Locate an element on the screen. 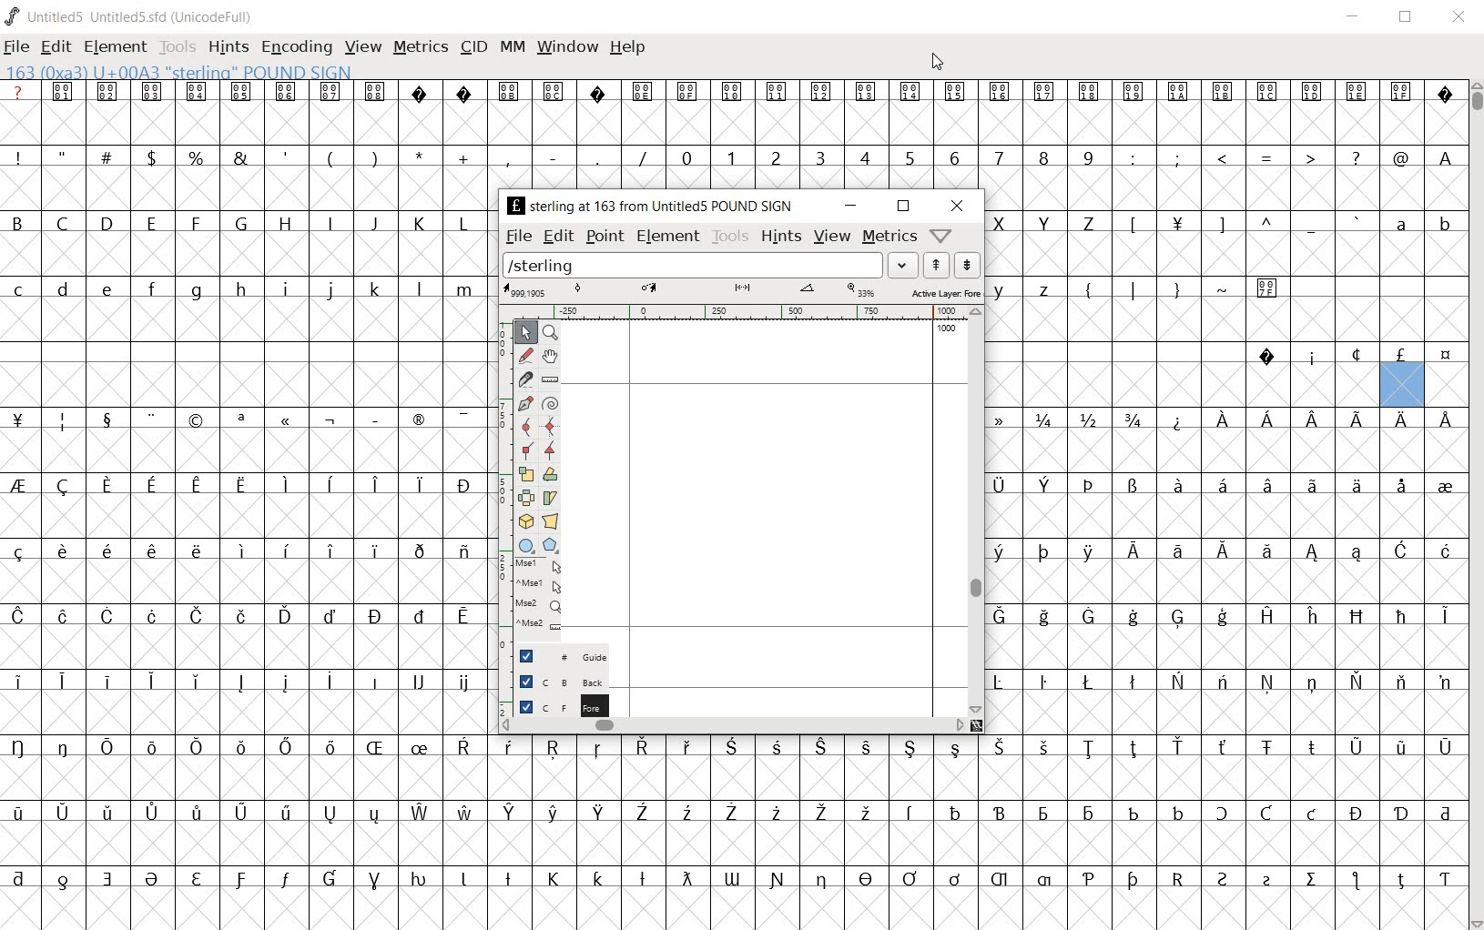  [ is located at coordinates (1131, 226).